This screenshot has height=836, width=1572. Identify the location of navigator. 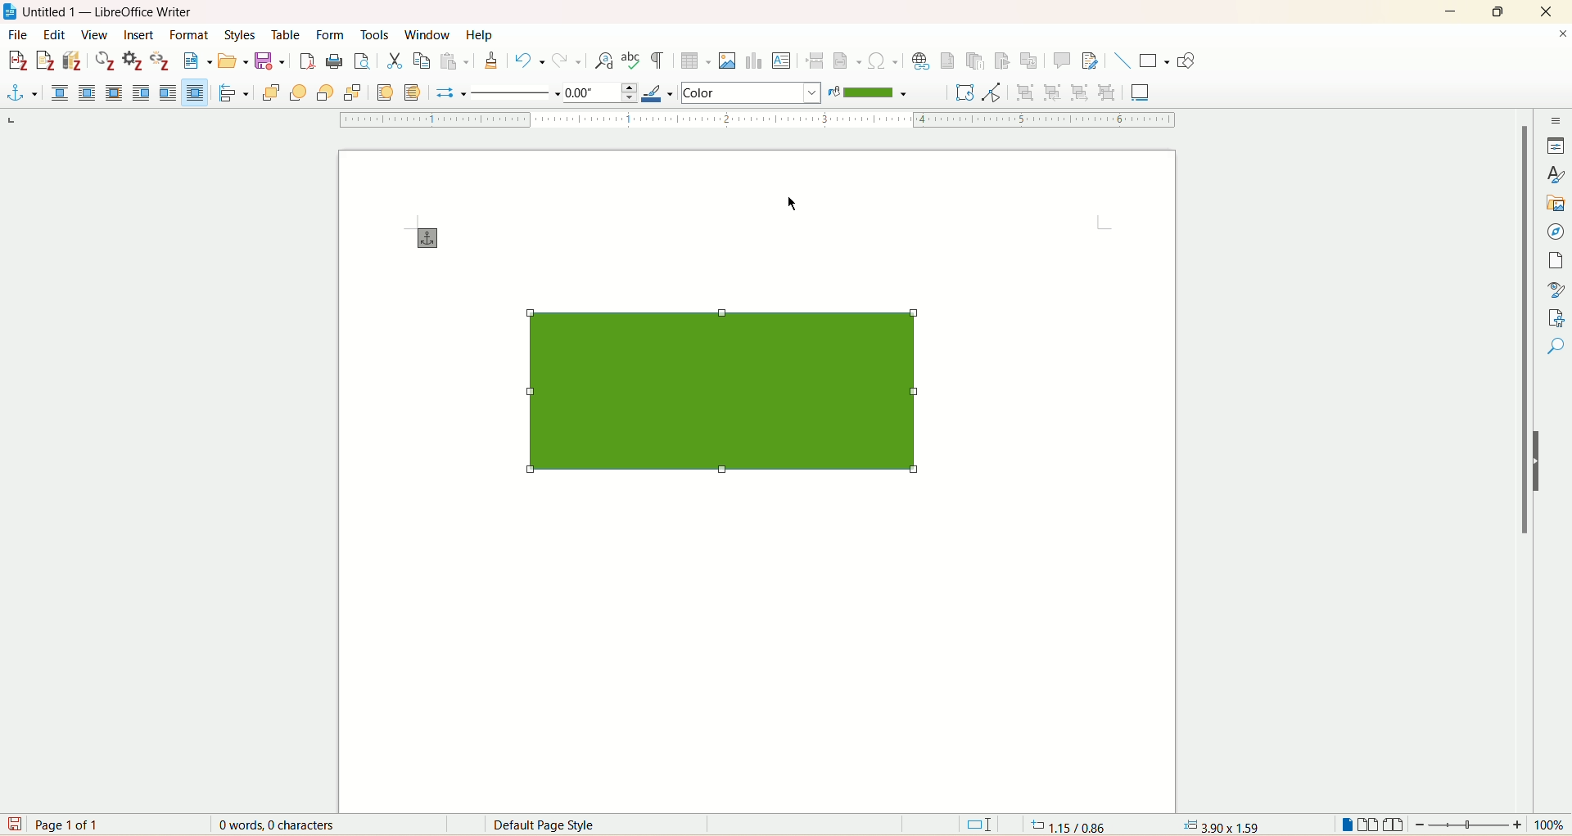
(1557, 234).